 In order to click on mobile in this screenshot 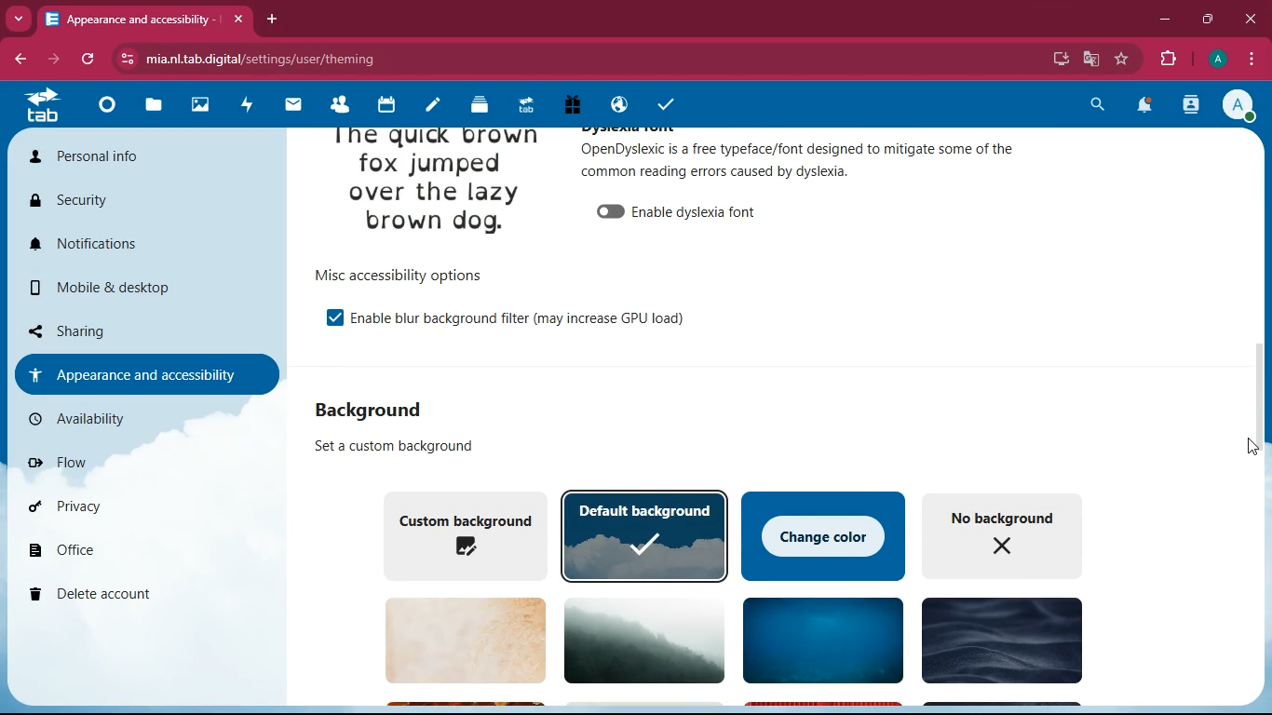, I will do `click(144, 292)`.